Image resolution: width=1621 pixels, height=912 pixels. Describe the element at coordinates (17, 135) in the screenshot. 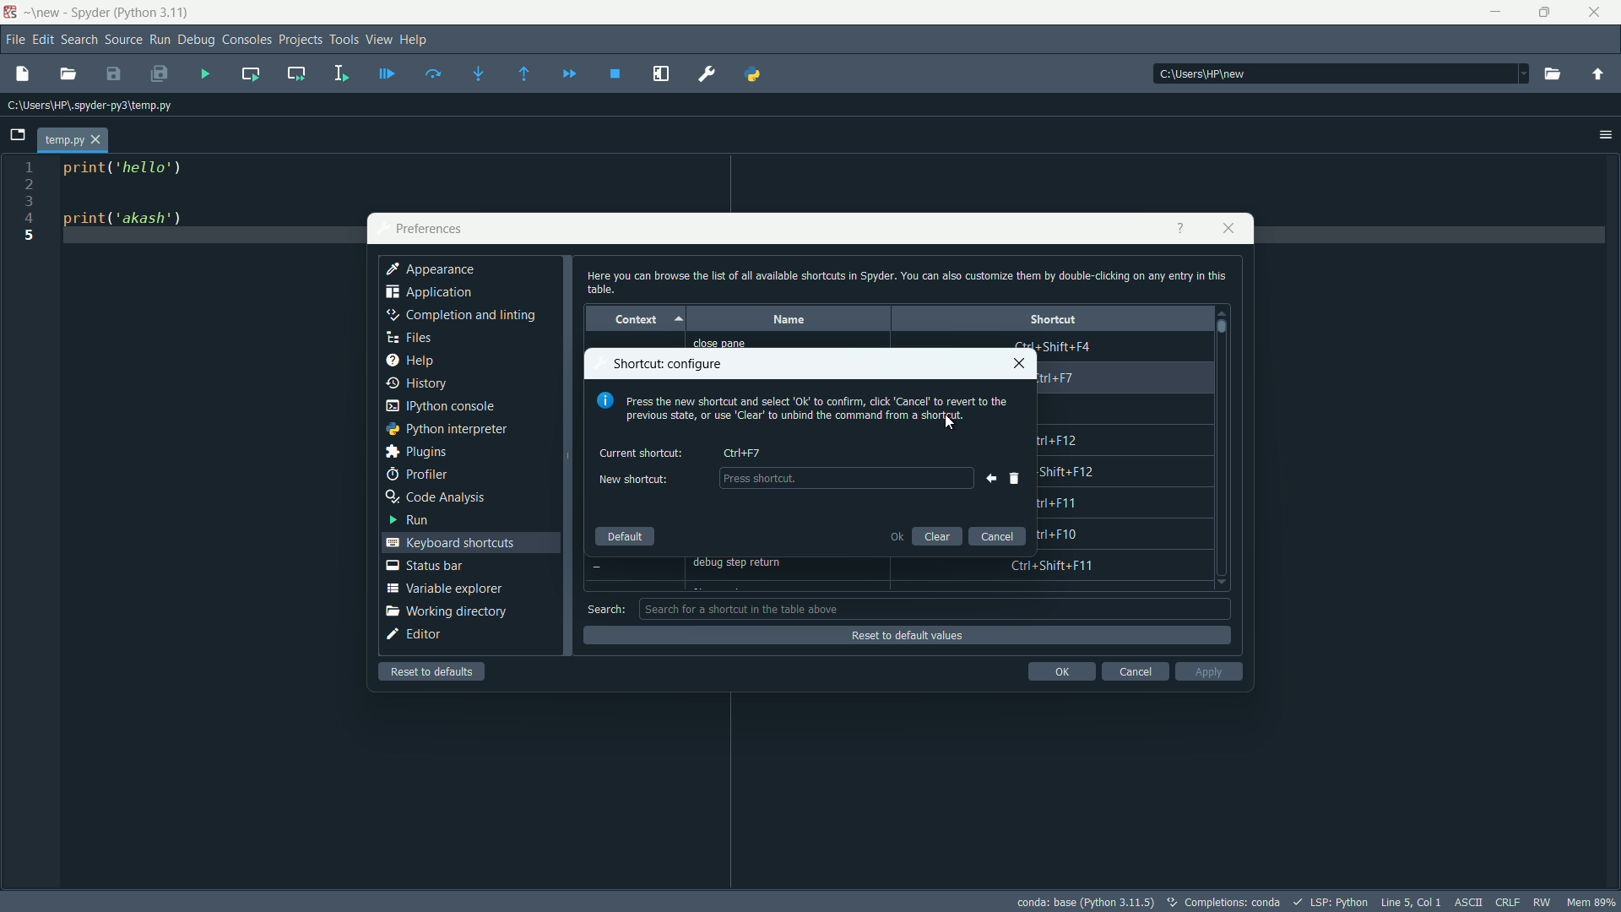

I see `browse tabs` at that location.